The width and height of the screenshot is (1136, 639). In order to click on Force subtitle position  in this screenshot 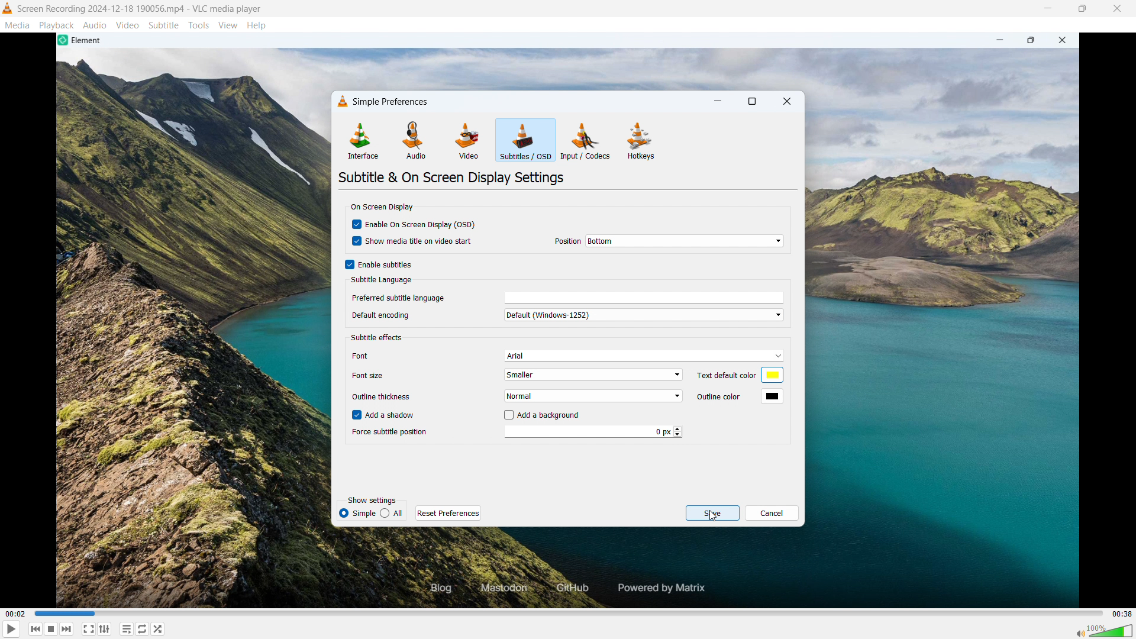, I will do `click(593, 432)`.